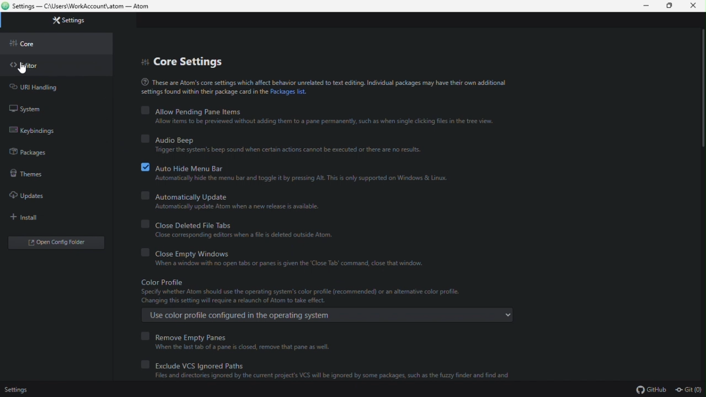 The image size is (706, 397). What do you see at coordinates (295, 167) in the screenshot?
I see `Auto hide menu bar` at bounding box center [295, 167].